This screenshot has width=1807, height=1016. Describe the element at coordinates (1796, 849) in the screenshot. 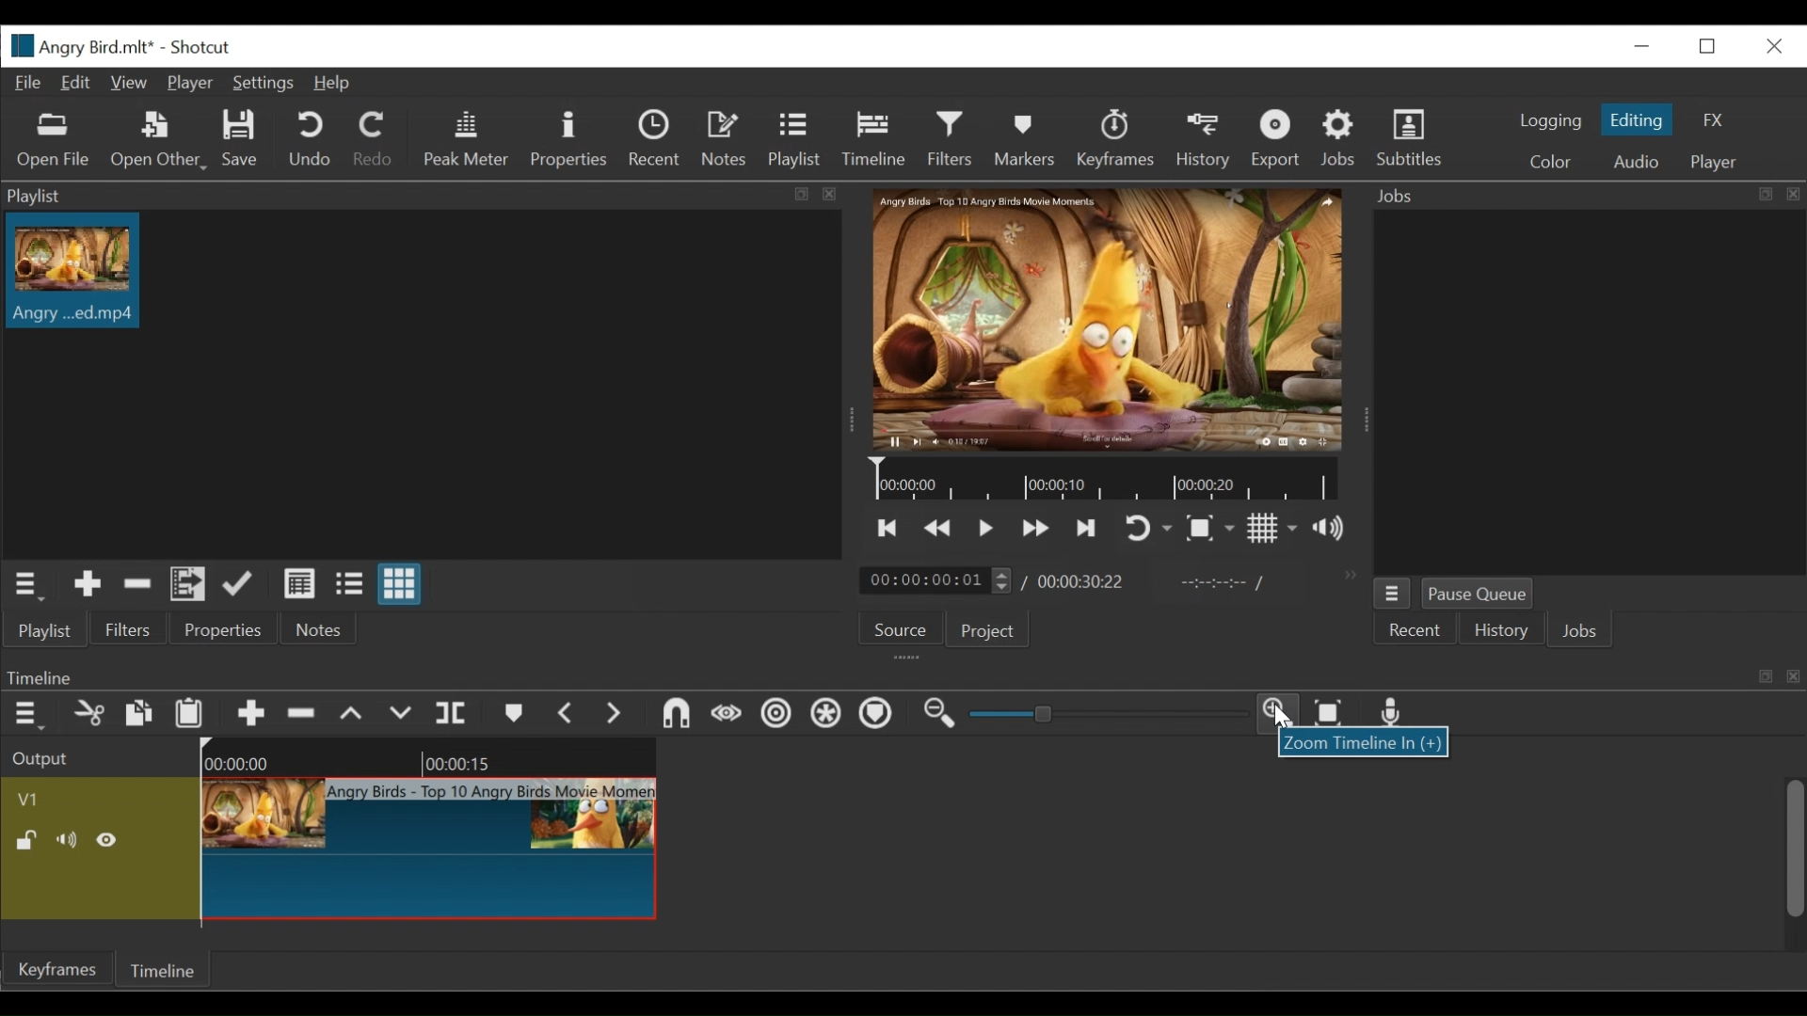

I see `scroll bar` at that location.